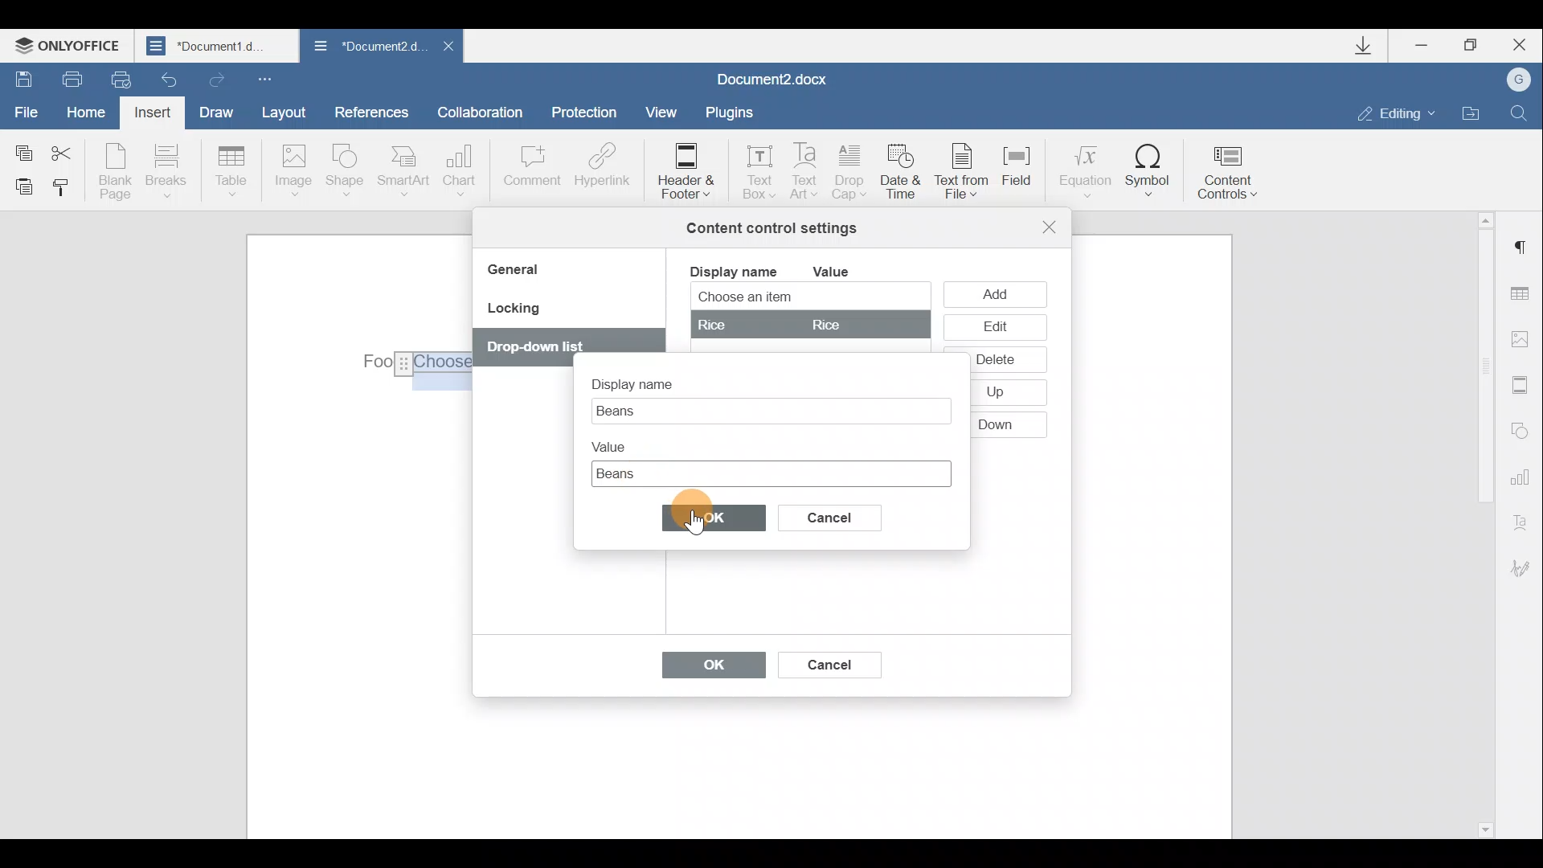 Image resolution: width=1543 pixels, height=868 pixels. What do you see at coordinates (662, 111) in the screenshot?
I see `View` at bounding box center [662, 111].